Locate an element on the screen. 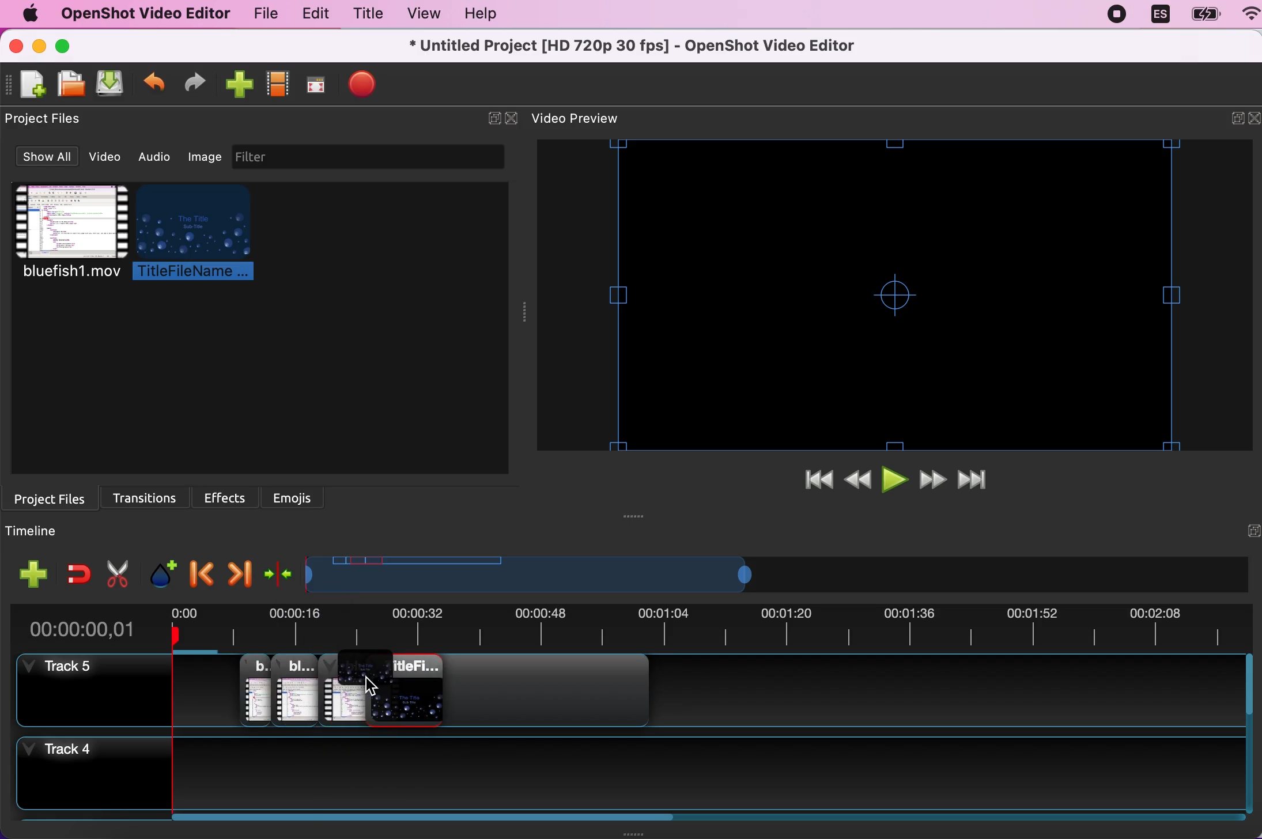 The image size is (1262, 839). wifi is located at coordinates (1245, 16).